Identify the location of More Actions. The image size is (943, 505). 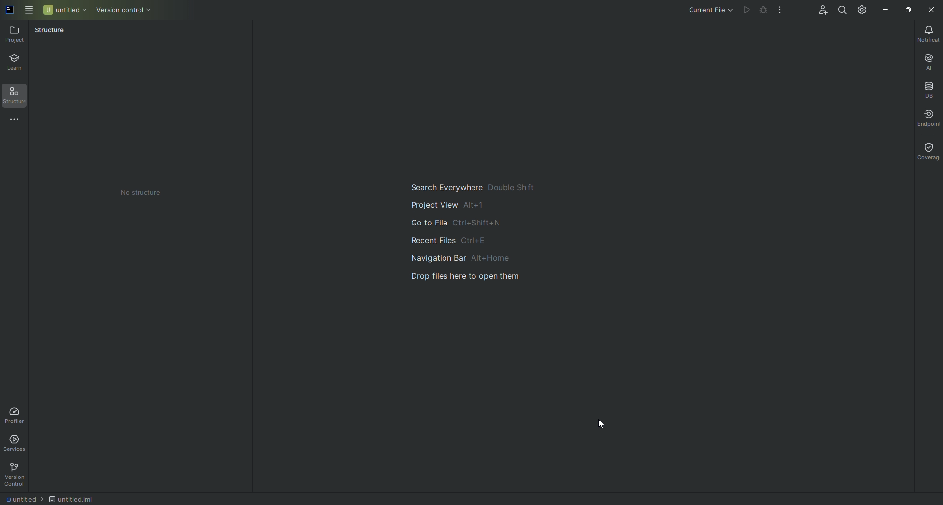
(781, 11).